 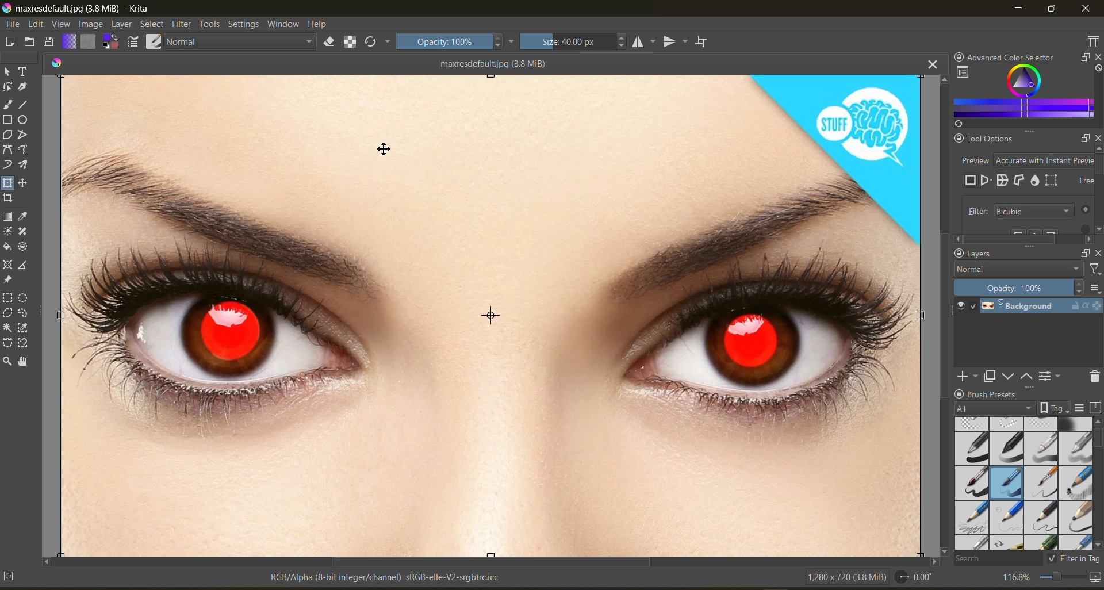 What do you see at coordinates (14, 24) in the screenshot?
I see `file` at bounding box center [14, 24].